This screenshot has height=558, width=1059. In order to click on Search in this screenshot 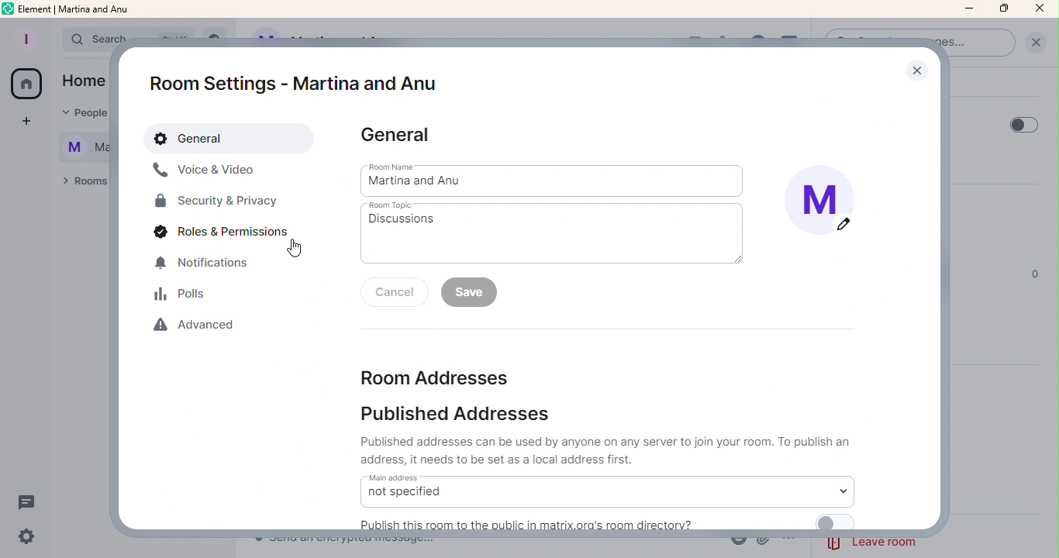, I will do `click(88, 41)`.